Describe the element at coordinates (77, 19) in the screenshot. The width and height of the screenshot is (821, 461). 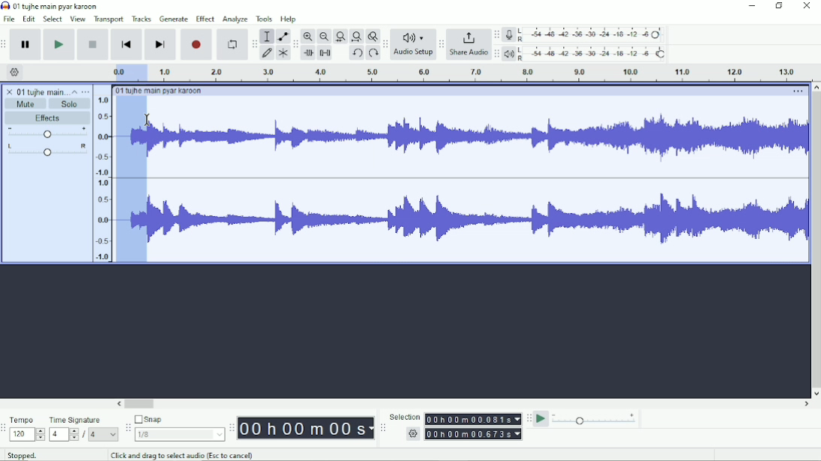
I see `View` at that location.